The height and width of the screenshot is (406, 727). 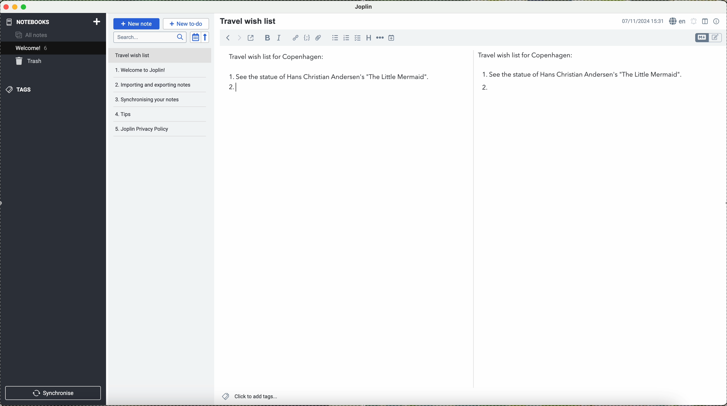 I want to click on travel wish list, so click(x=246, y=19).